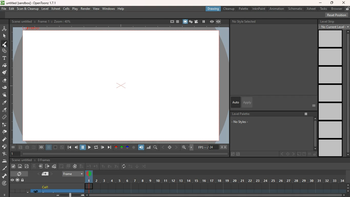 The image size is (350, 197). What do you see at coordinates (242, 114) in the screenshot?
I see `level palette:` at bounding box center [242, 114].